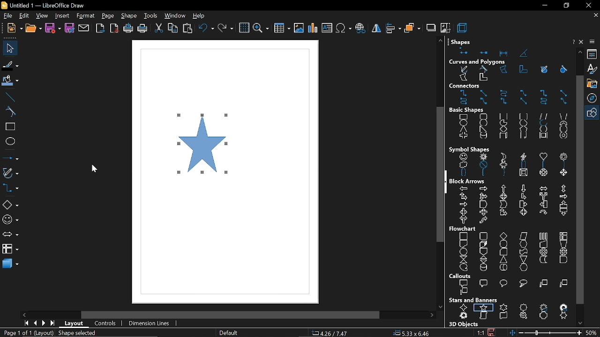  Describe the element at coordinates (142, 29) in the screenshot. I see `print` at that location.